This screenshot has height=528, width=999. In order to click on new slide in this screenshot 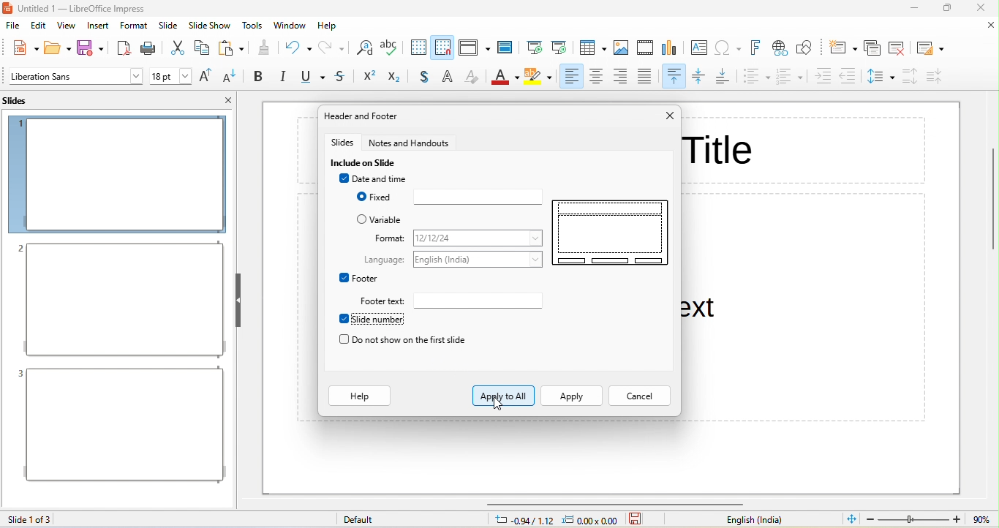, I will do `click(842, 48)`.